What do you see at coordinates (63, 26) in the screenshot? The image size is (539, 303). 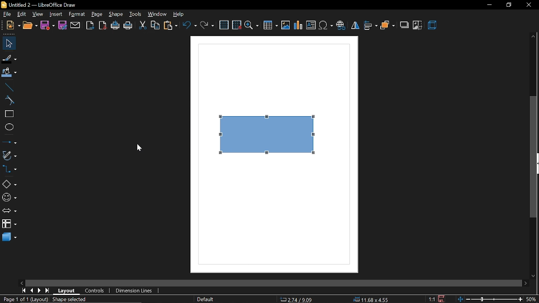 I see `save as` at bounding box center [63, 26].